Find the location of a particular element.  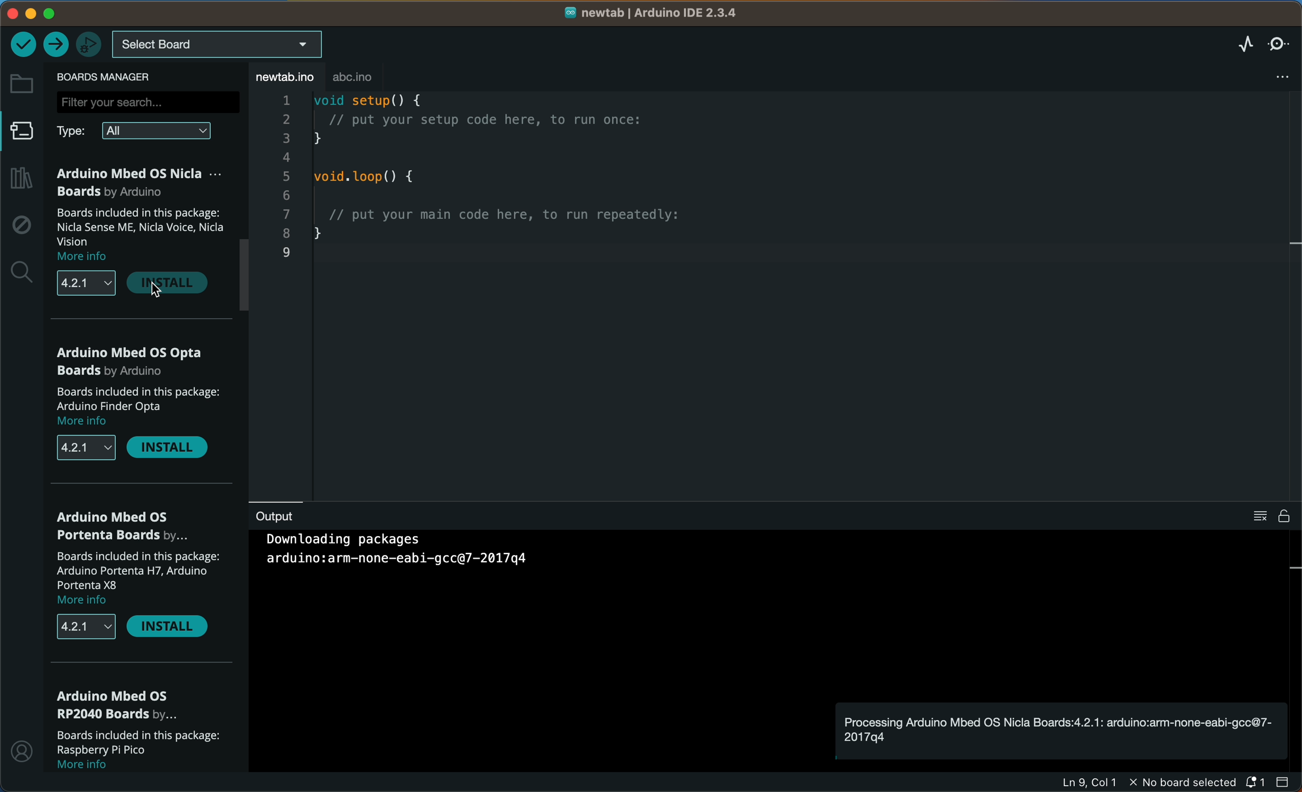

debugger is located at coordinates (91, 43).